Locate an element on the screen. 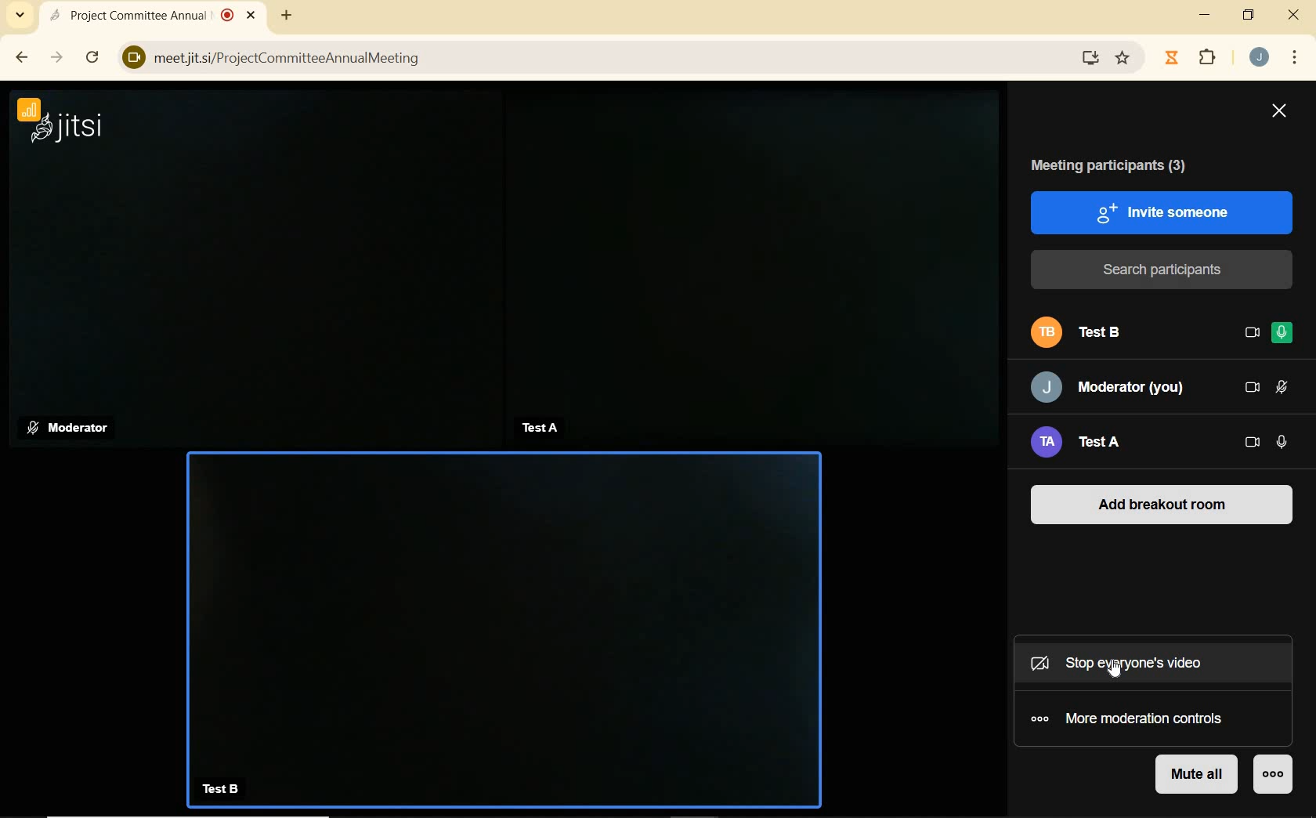 This screenshot has height=818, width=1316. MINIMIZE is located at coordinates (1205, 16).